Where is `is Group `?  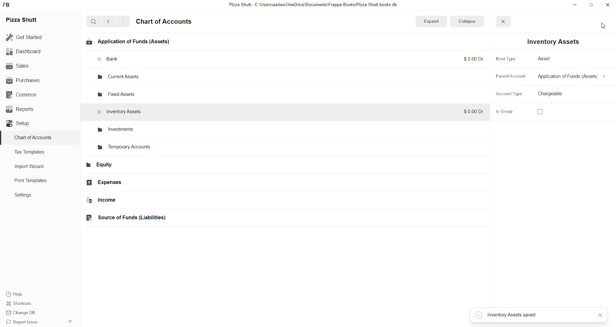
is Group  is located at coordinates (507, 113).